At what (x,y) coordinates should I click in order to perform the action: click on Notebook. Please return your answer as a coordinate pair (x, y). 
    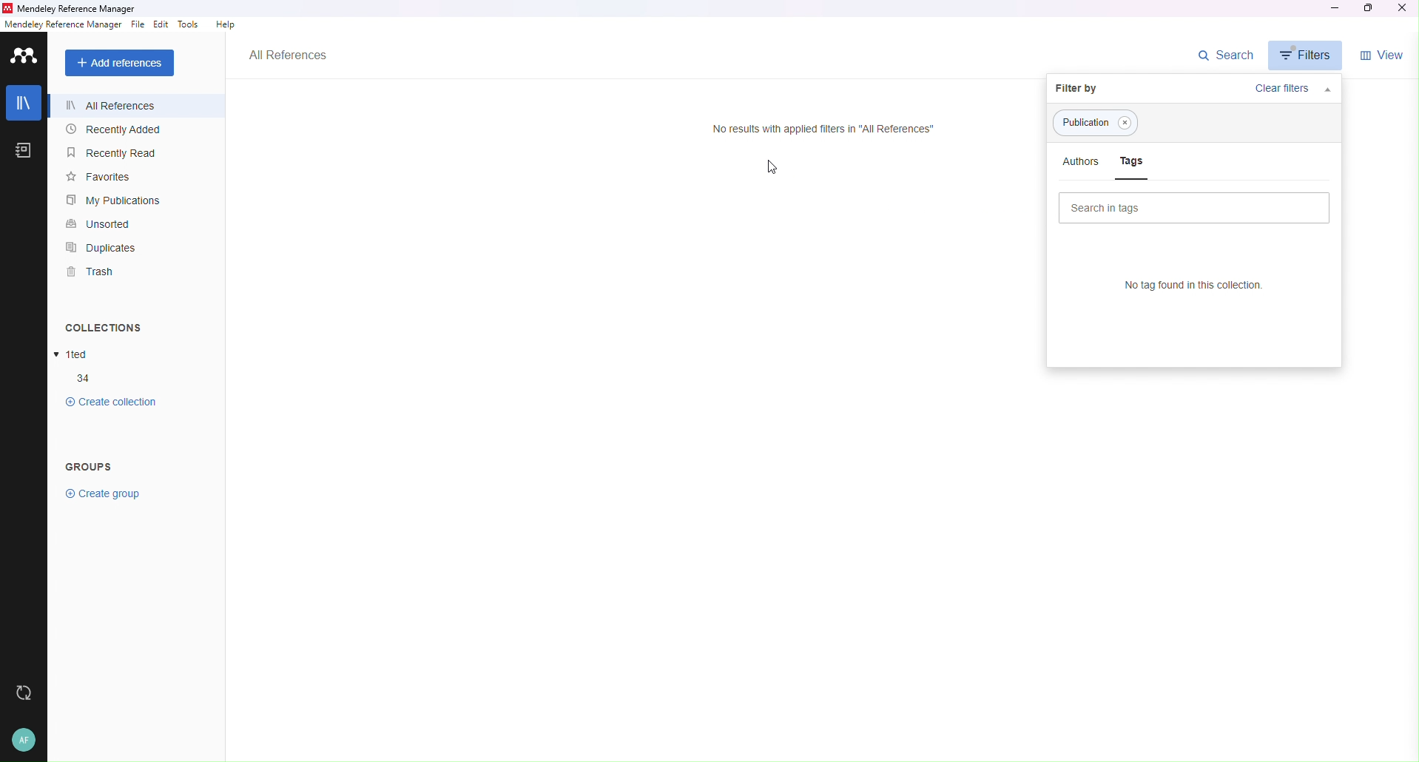
    Looking at the image, I should click on (21, 149).